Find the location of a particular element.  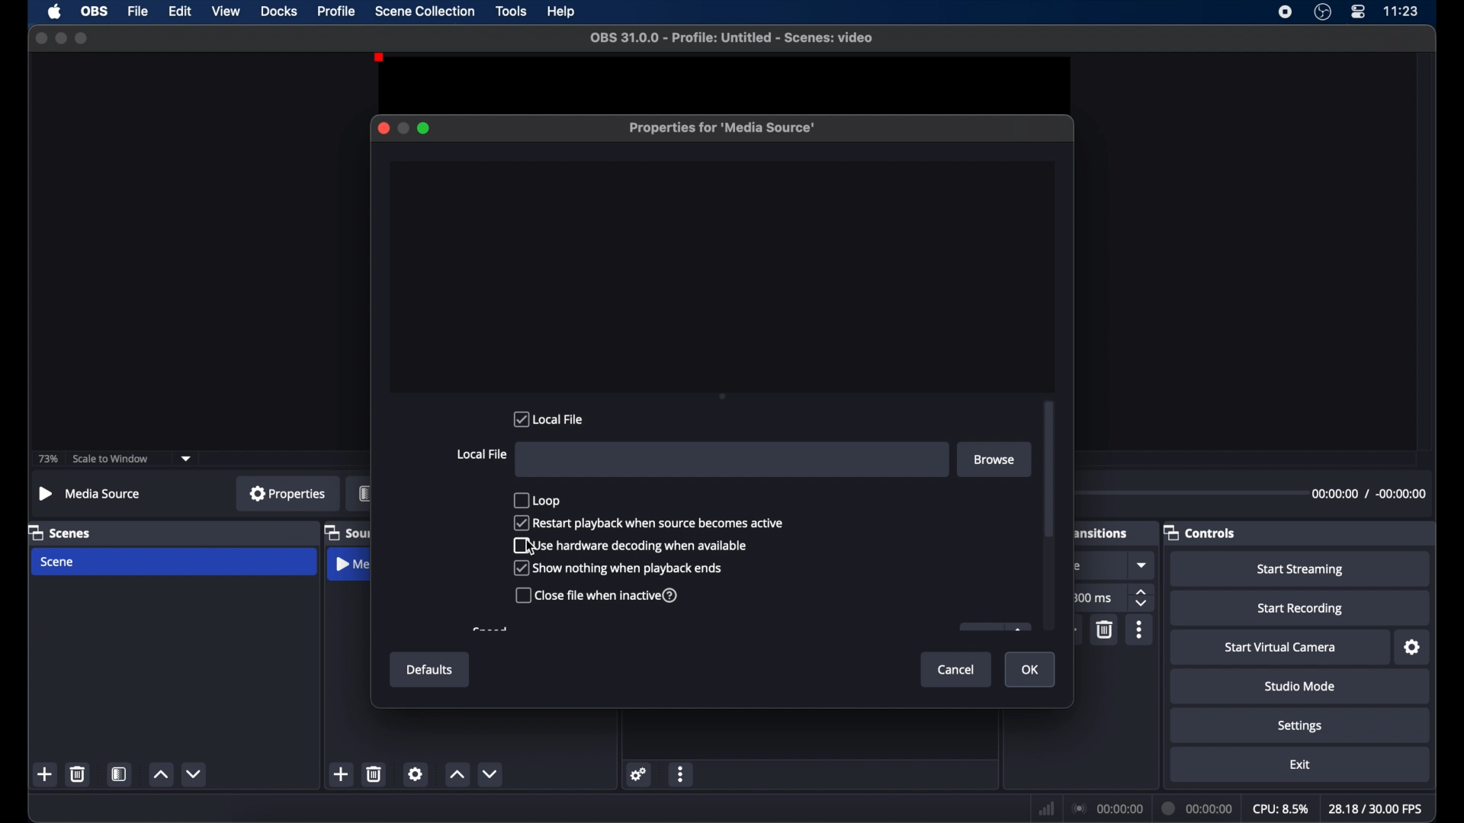

local file is located at coordinates (548, 418).